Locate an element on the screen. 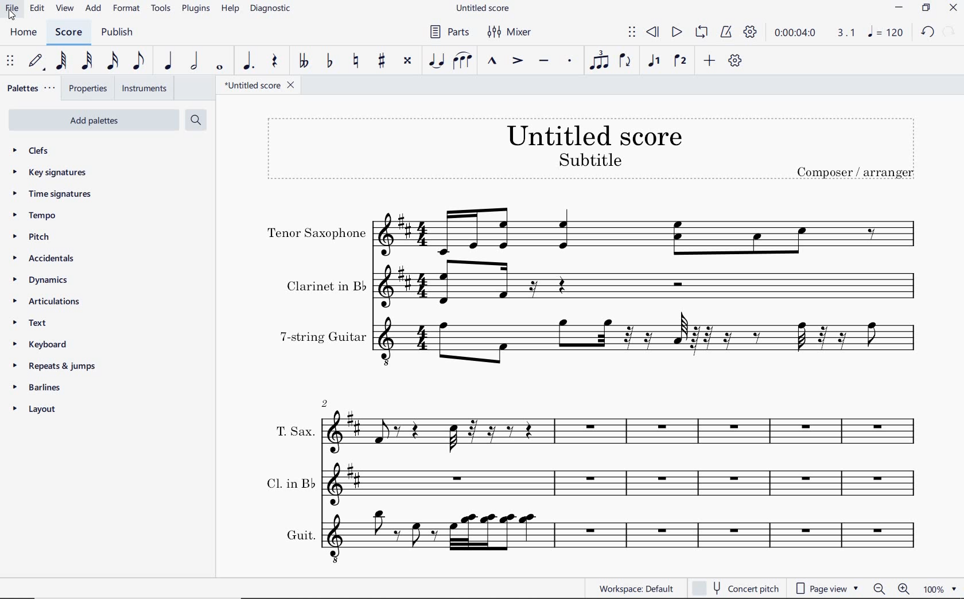  zoom out or zoom in is located at coordinates (892, 589).